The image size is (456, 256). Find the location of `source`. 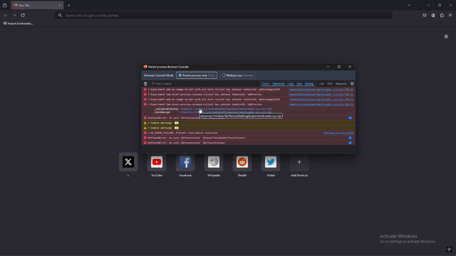

source is located at coordinates (338, 133).